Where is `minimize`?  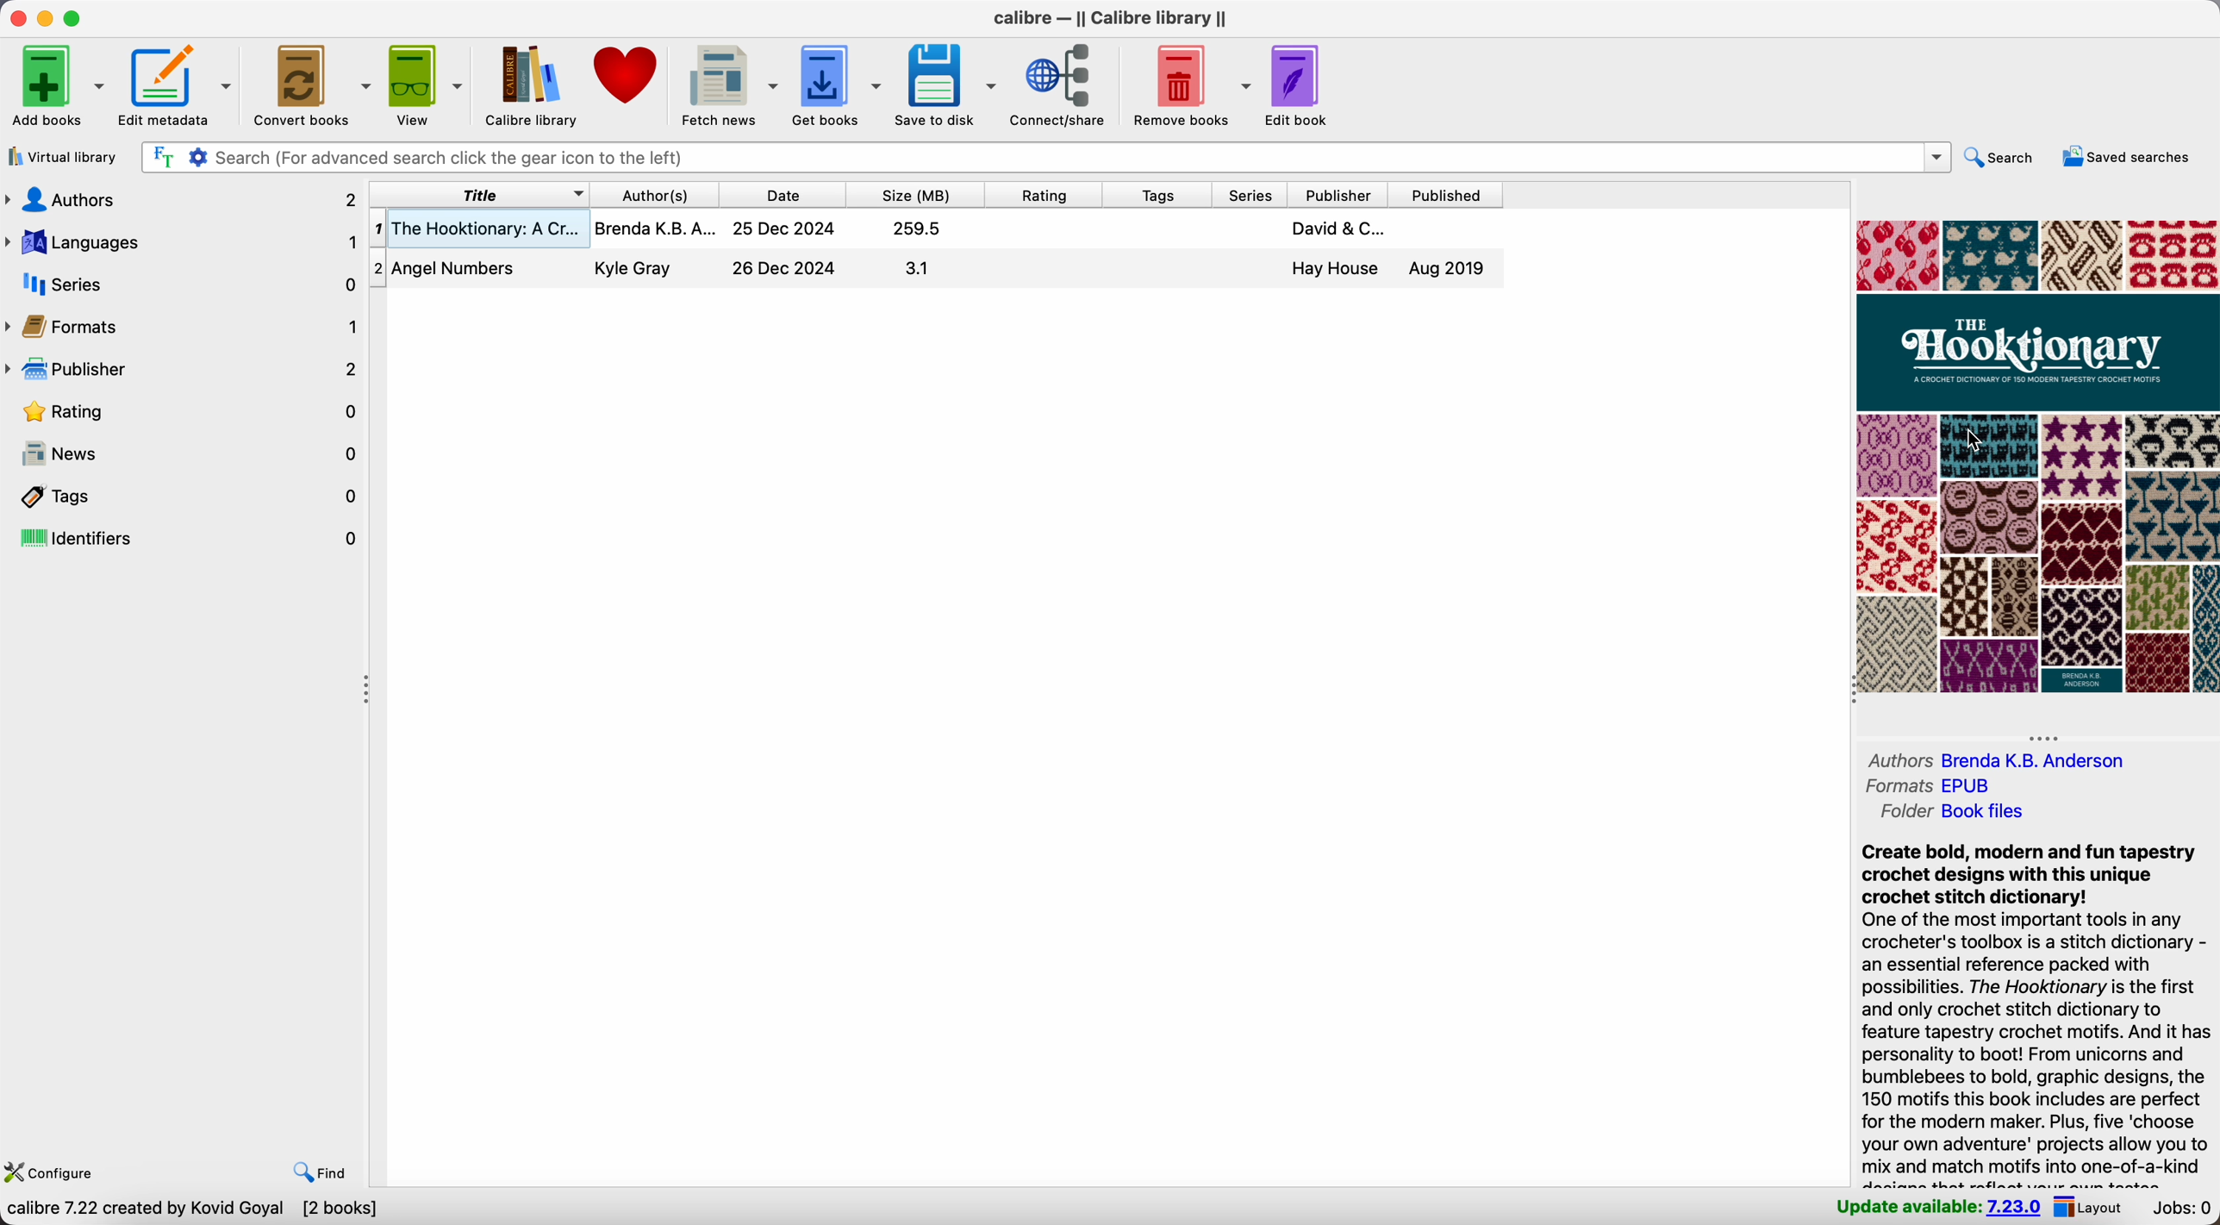
minimize is located at coordinates (49, 17).